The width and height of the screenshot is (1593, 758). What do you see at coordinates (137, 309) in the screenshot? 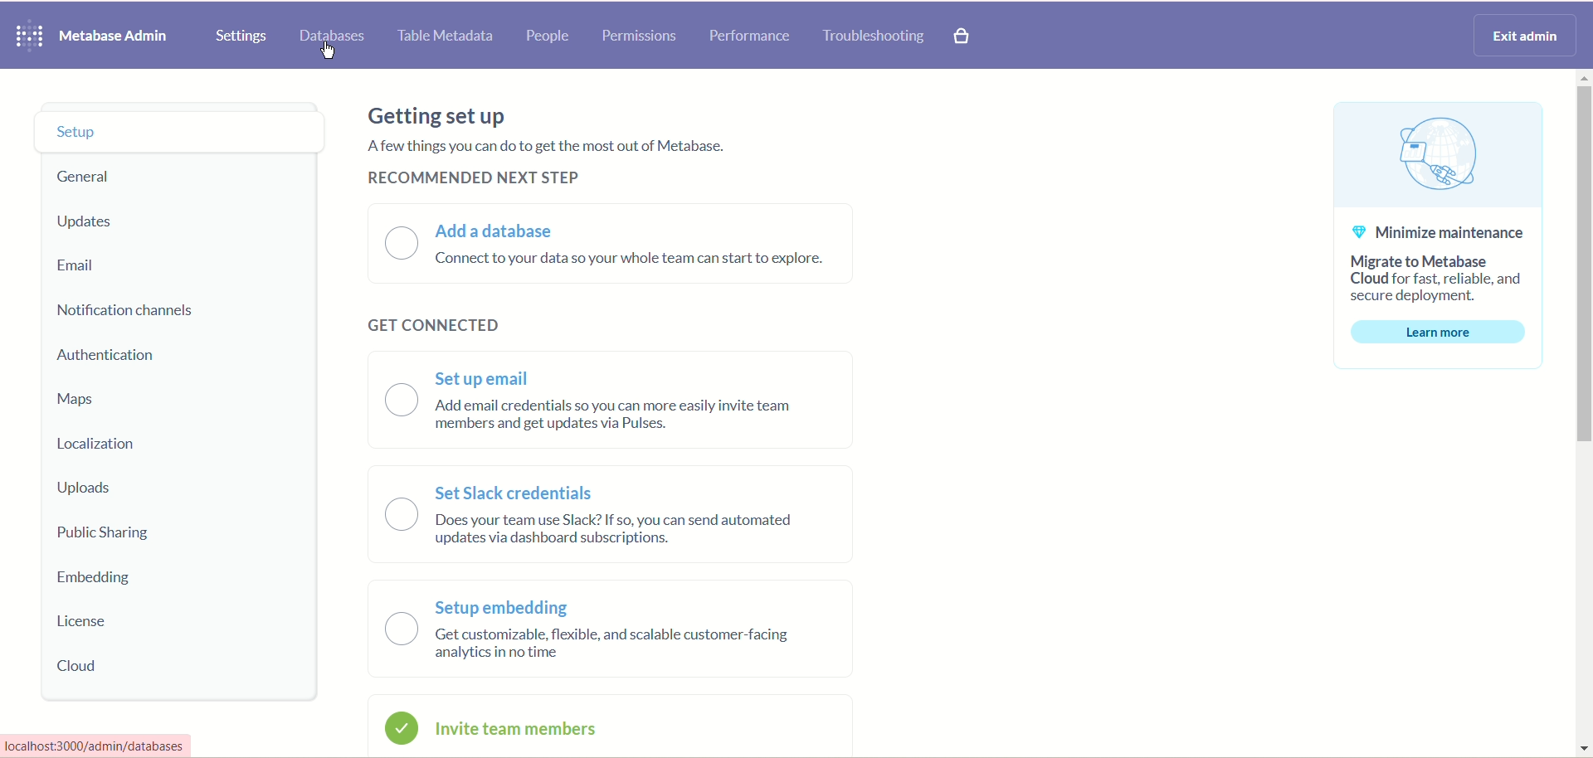
I see `notification channels` at bounding box center [137, 309].